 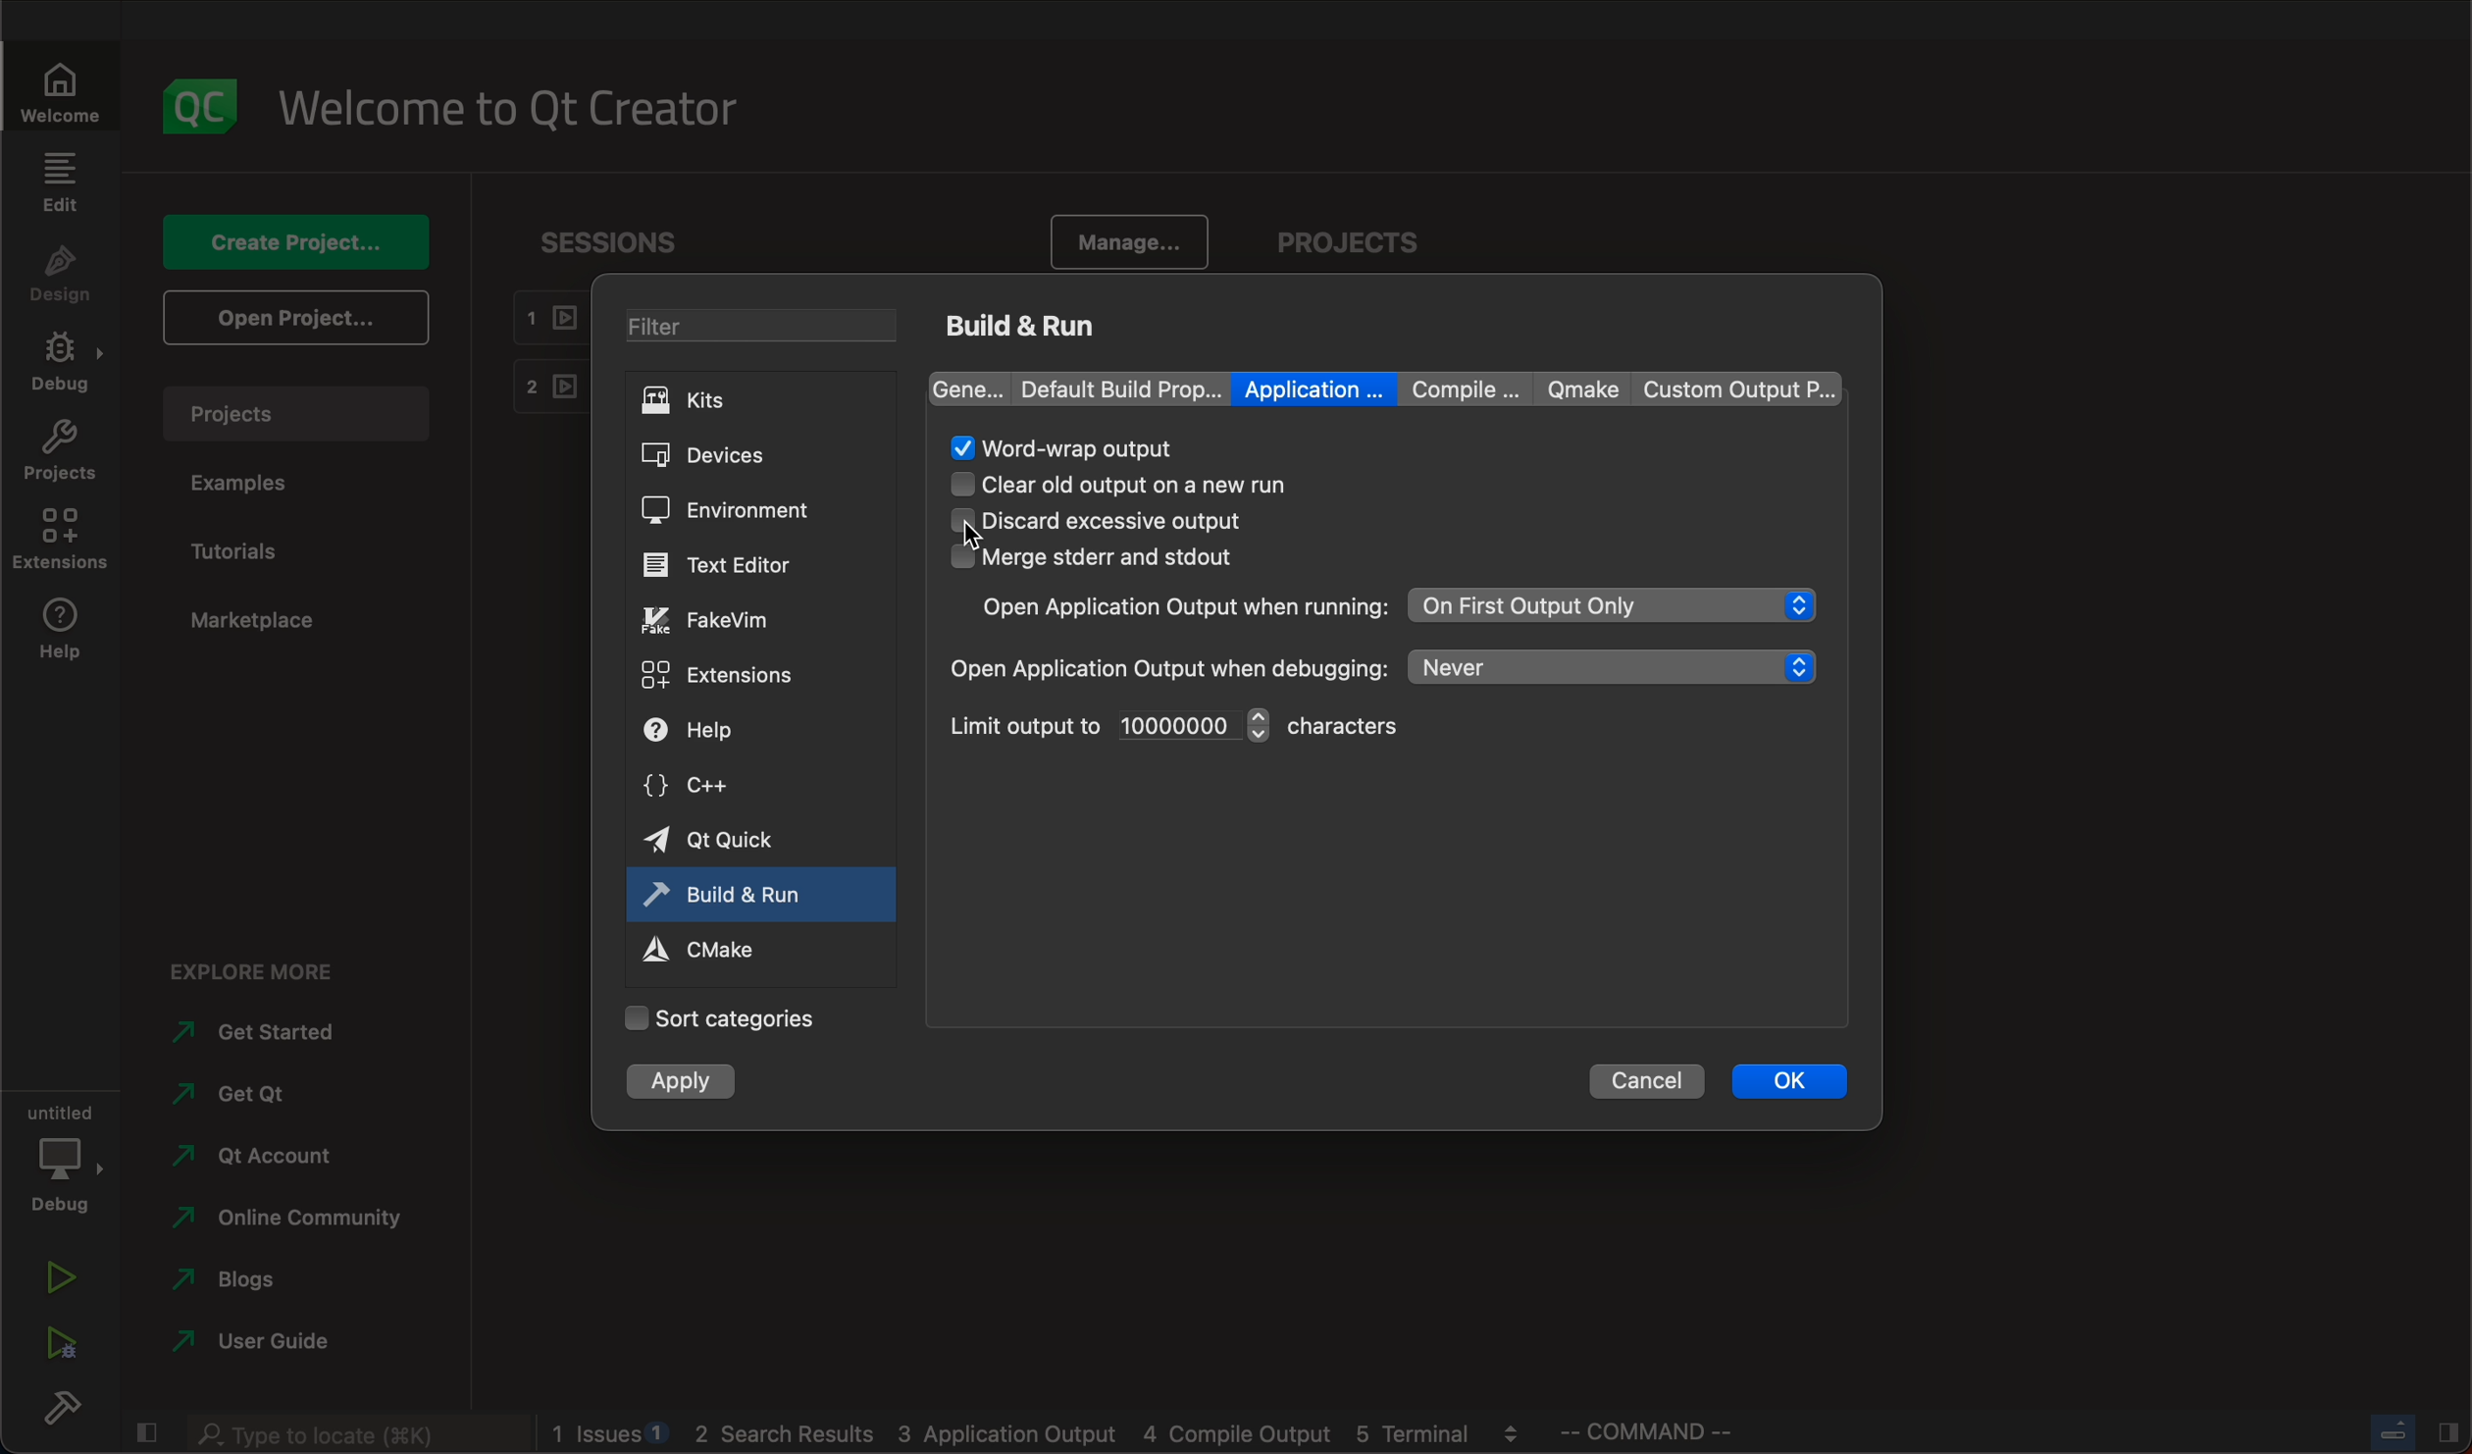 I want to click on build, so click(x=67, y=1412).